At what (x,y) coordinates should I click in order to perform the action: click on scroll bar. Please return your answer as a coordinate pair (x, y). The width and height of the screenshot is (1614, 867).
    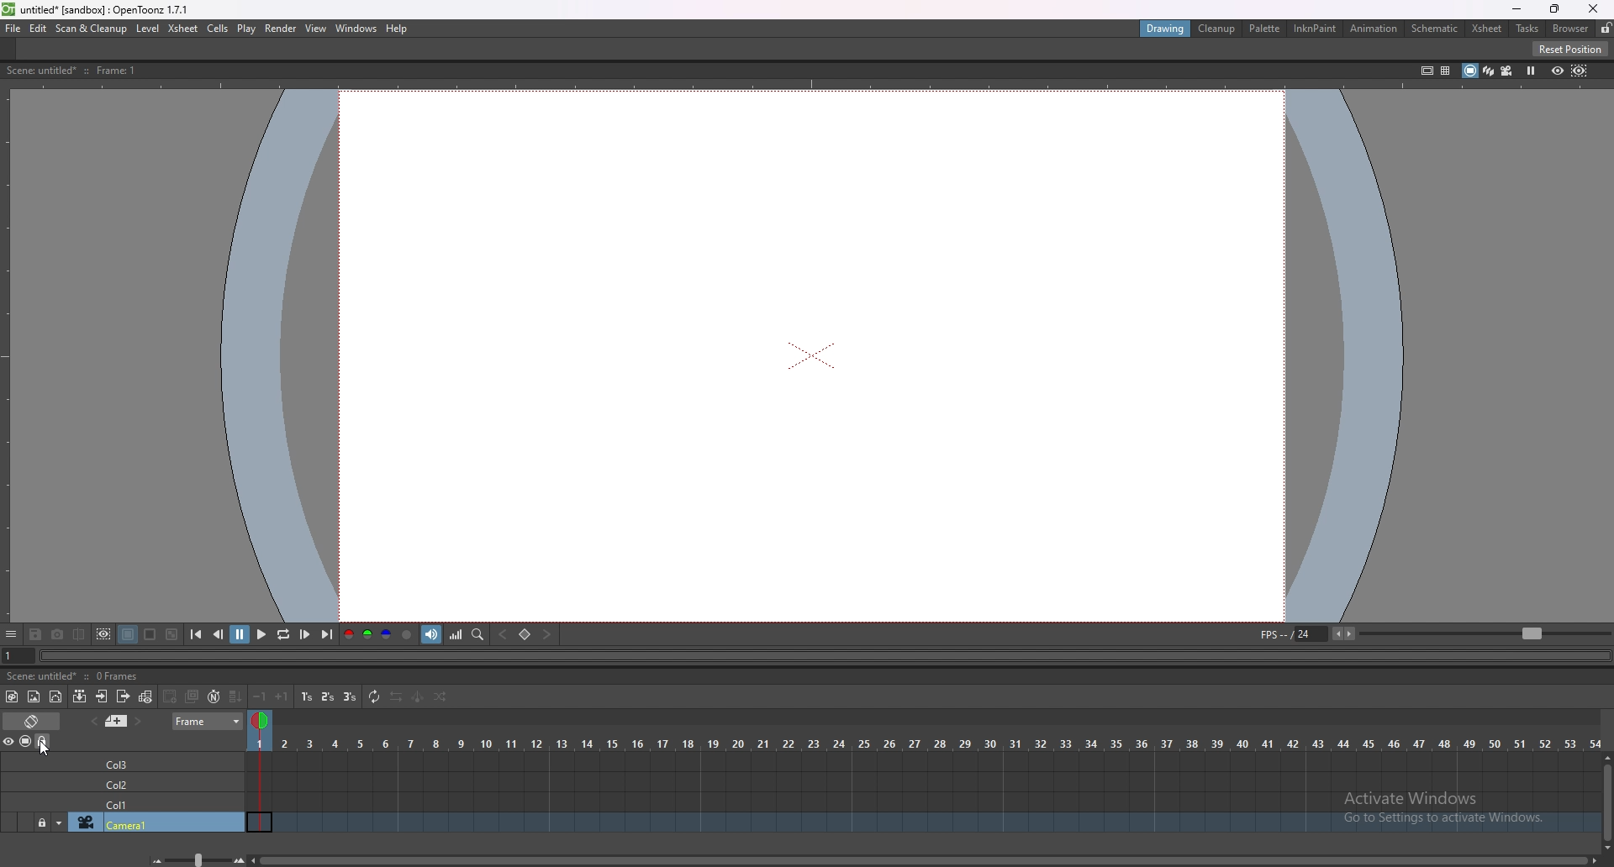
    Looking at the image, I should click on (927, 859).